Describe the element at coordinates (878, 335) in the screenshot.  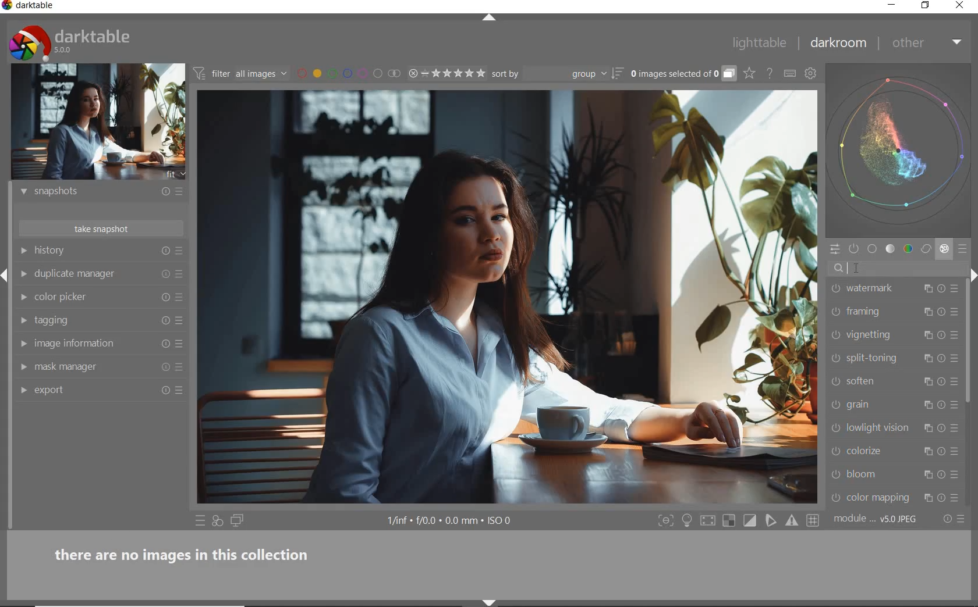
I see `vignetting` at that location.